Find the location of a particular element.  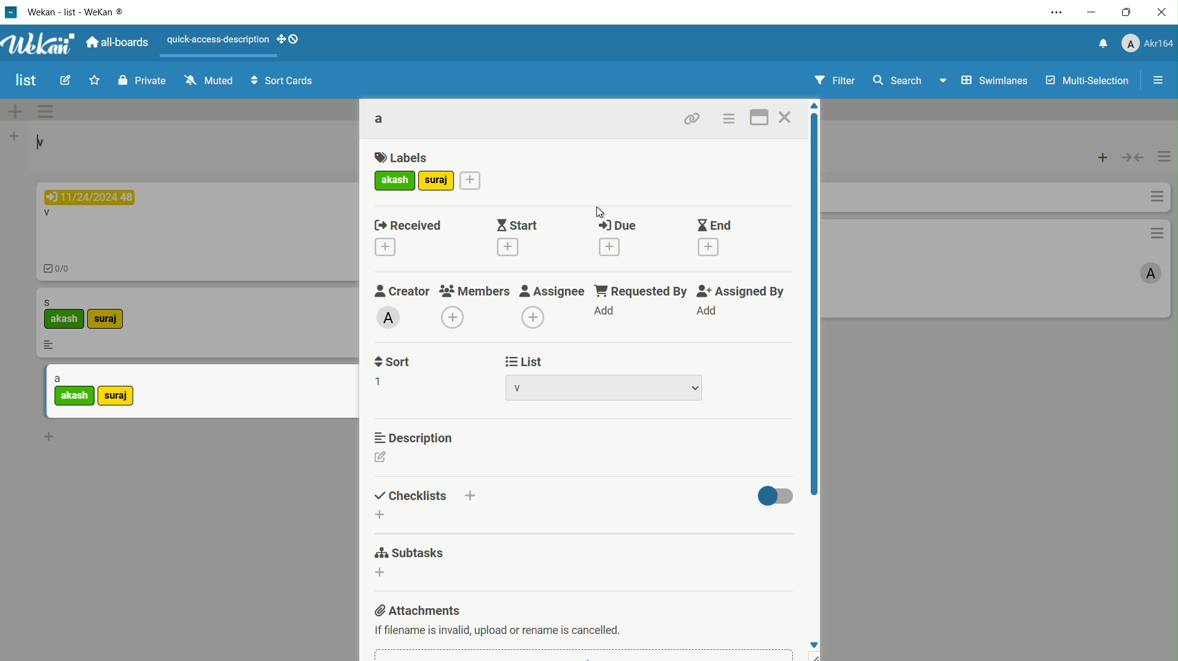

add is located at coordinates (528, 317).